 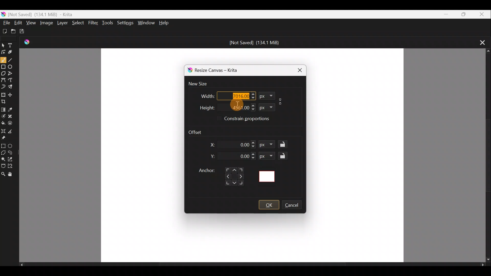 What do you see at coordinates (486, 156) in the screenshot?
I see `Scroll bar` at bounding box center [486, 156].